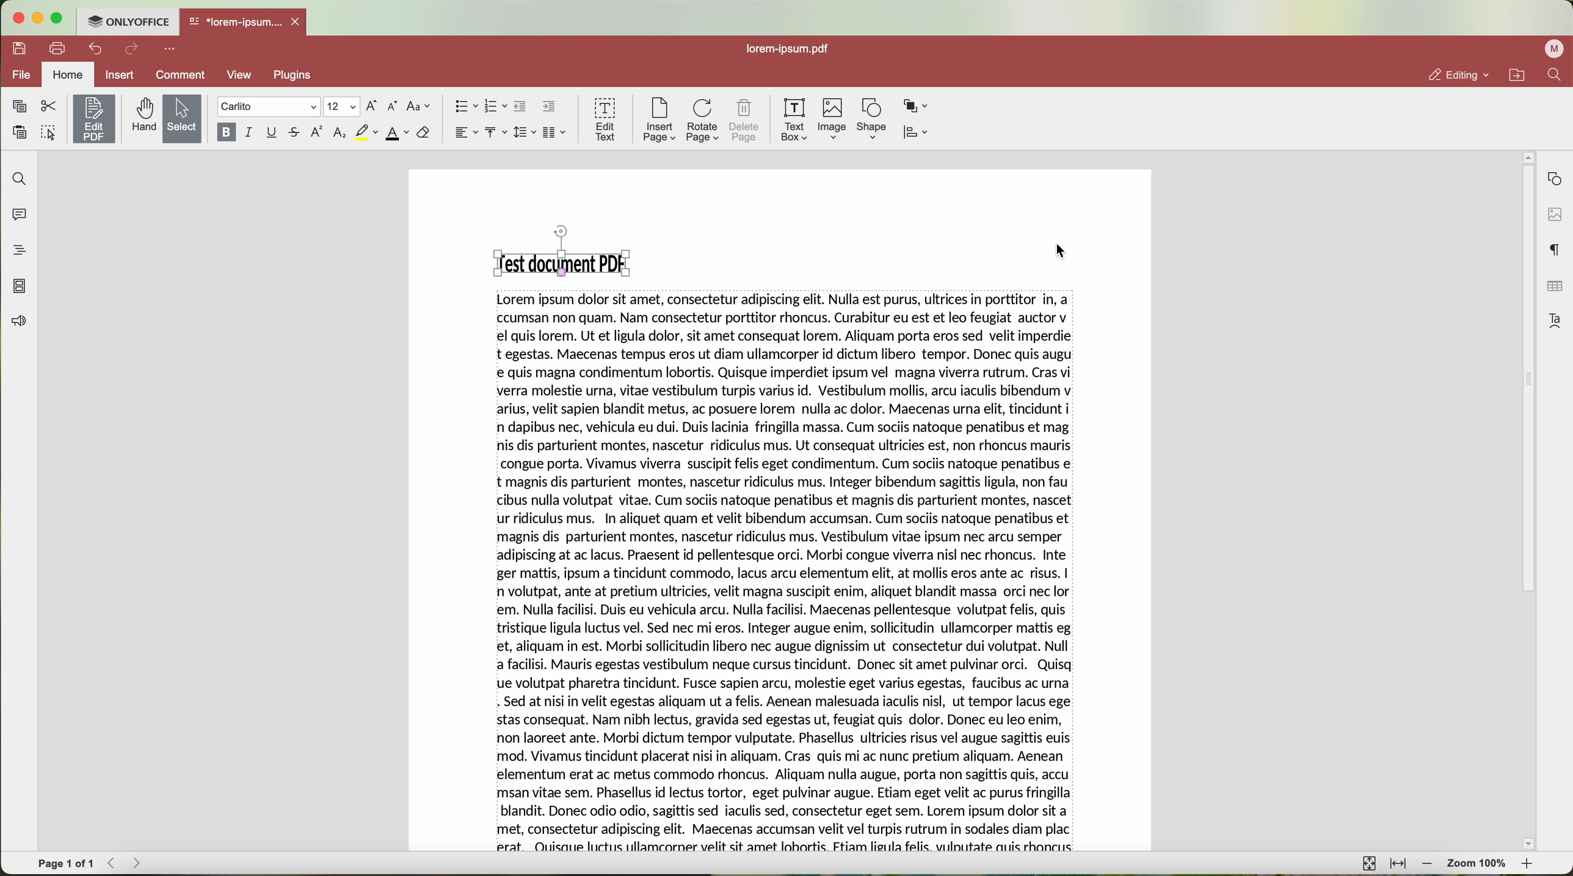 This screenshot has width=1573, height=876. Describe the element at coordinates (92, 118) in the screenshot. I see `edit PDF` at that location.